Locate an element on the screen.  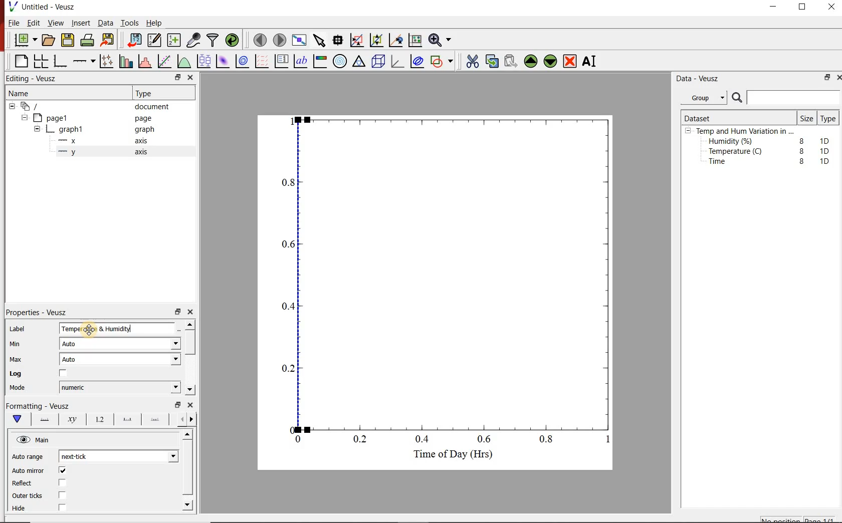
capture remote data is located at coordinates (193, 39).